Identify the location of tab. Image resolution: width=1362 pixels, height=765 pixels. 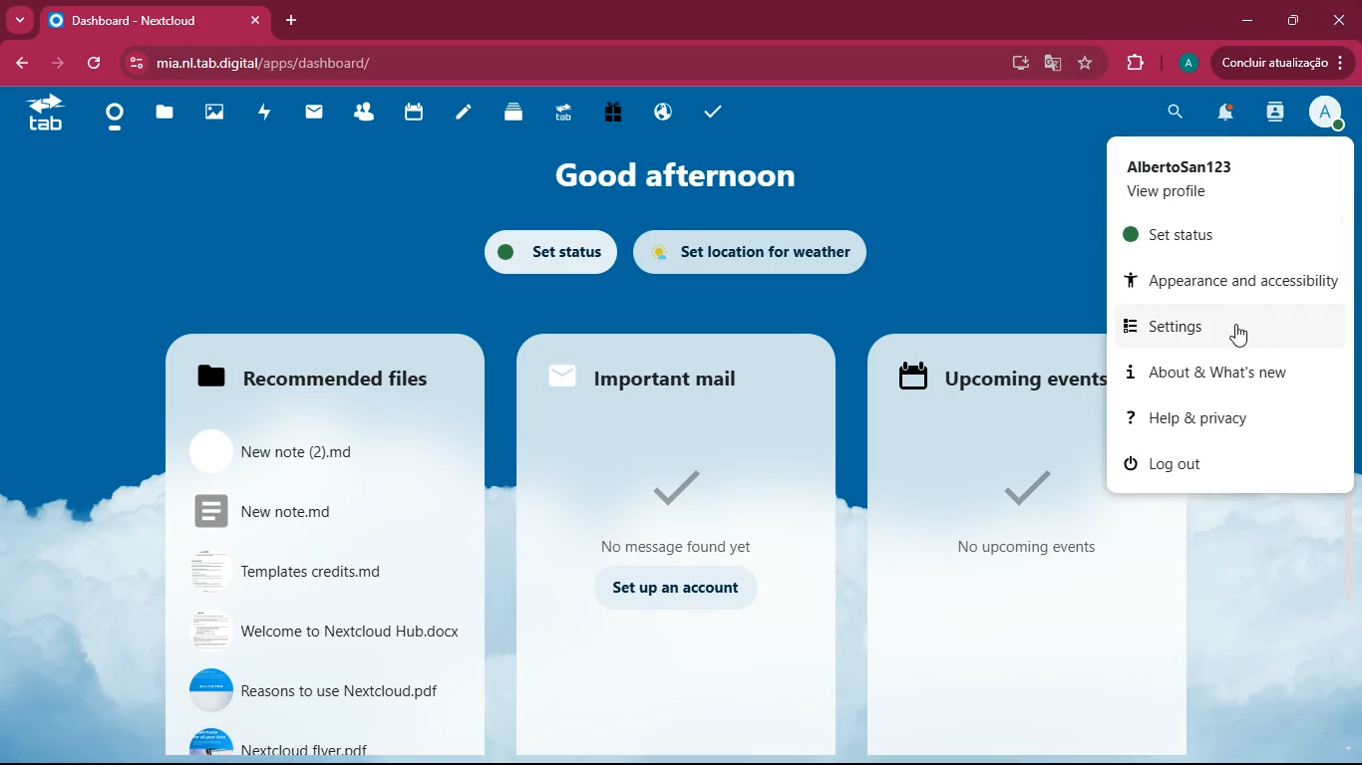
(45, 115).